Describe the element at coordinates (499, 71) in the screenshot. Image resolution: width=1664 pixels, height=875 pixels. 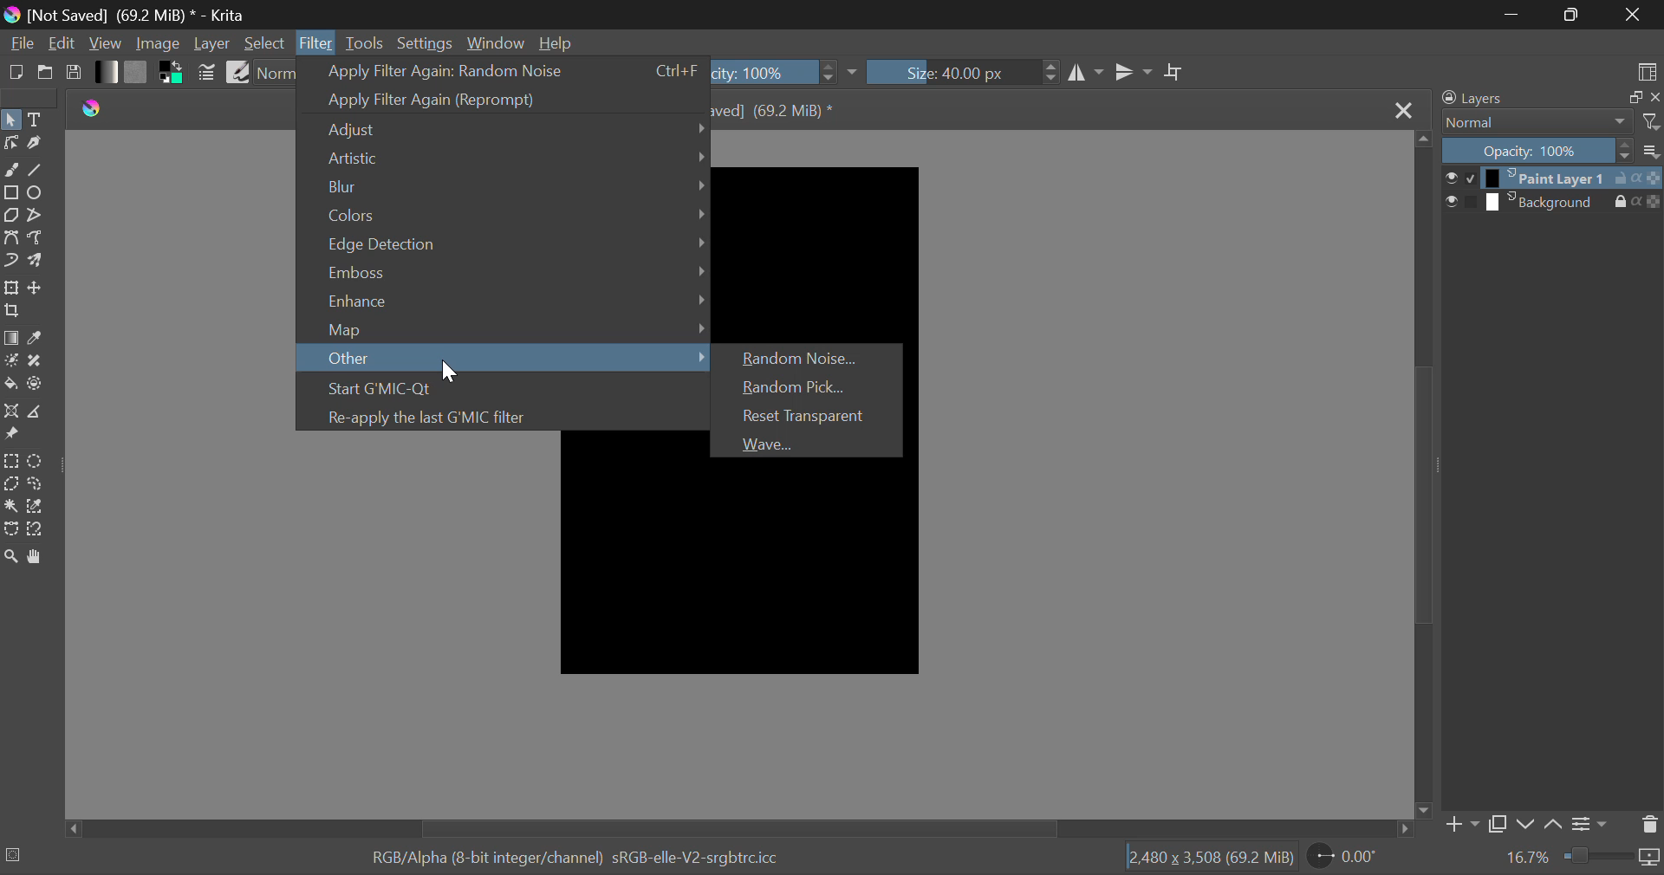
I see `Apply Filter Again` at that location.